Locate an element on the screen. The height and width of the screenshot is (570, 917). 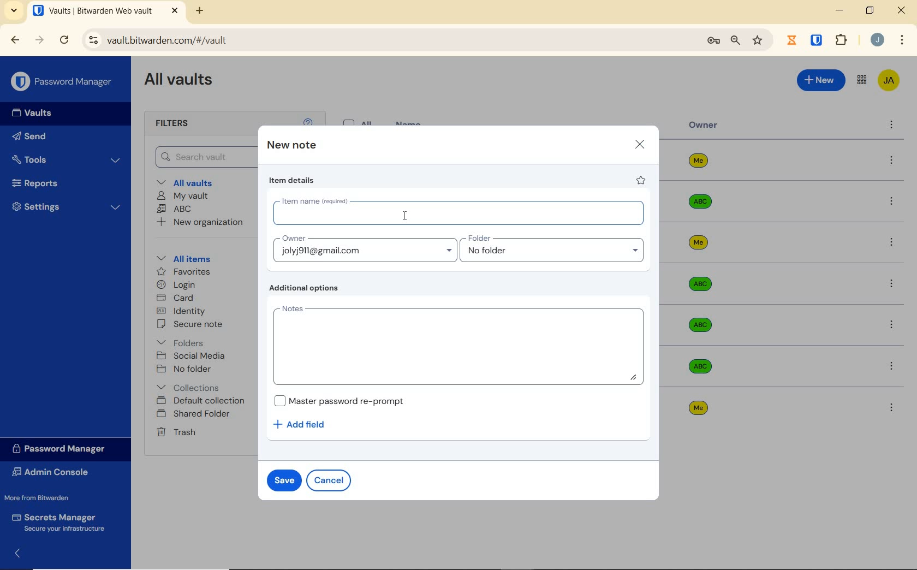
New organization is located at coordinates (204, 224).